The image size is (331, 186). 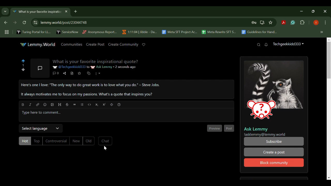 I want to click on Chat Button, so click(x=105, y=141).